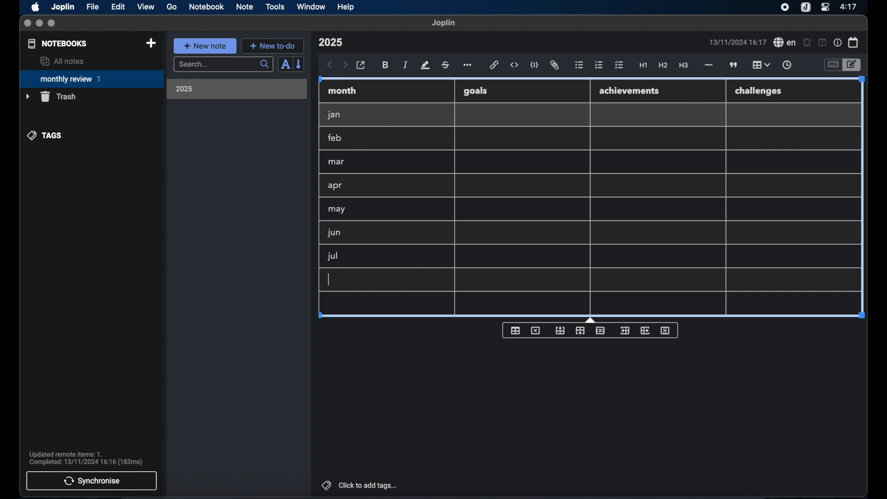 Image resolution: width=887 pixels, height=499 pixels. What do you see at coordinates (832, 65) in the screenshot?
I see `toggle editor` at bounding box center [832, 65].